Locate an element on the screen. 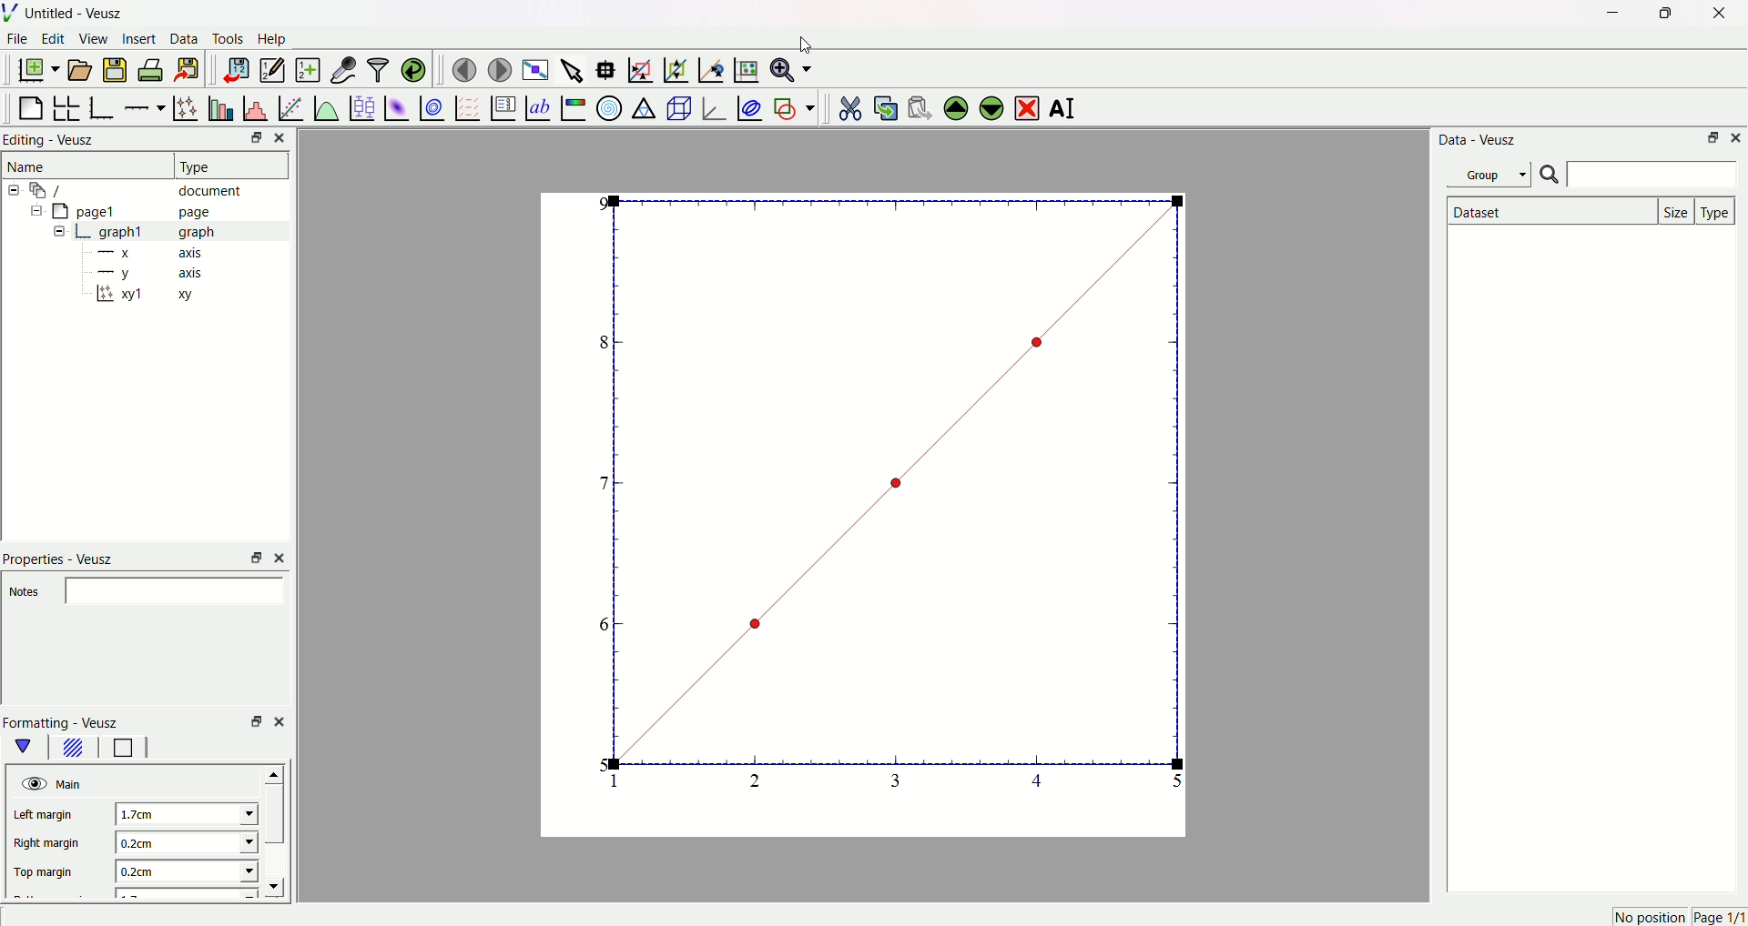 The height and width of the screenshot is (926, 1748). move down is located at coordinates (282, 887).